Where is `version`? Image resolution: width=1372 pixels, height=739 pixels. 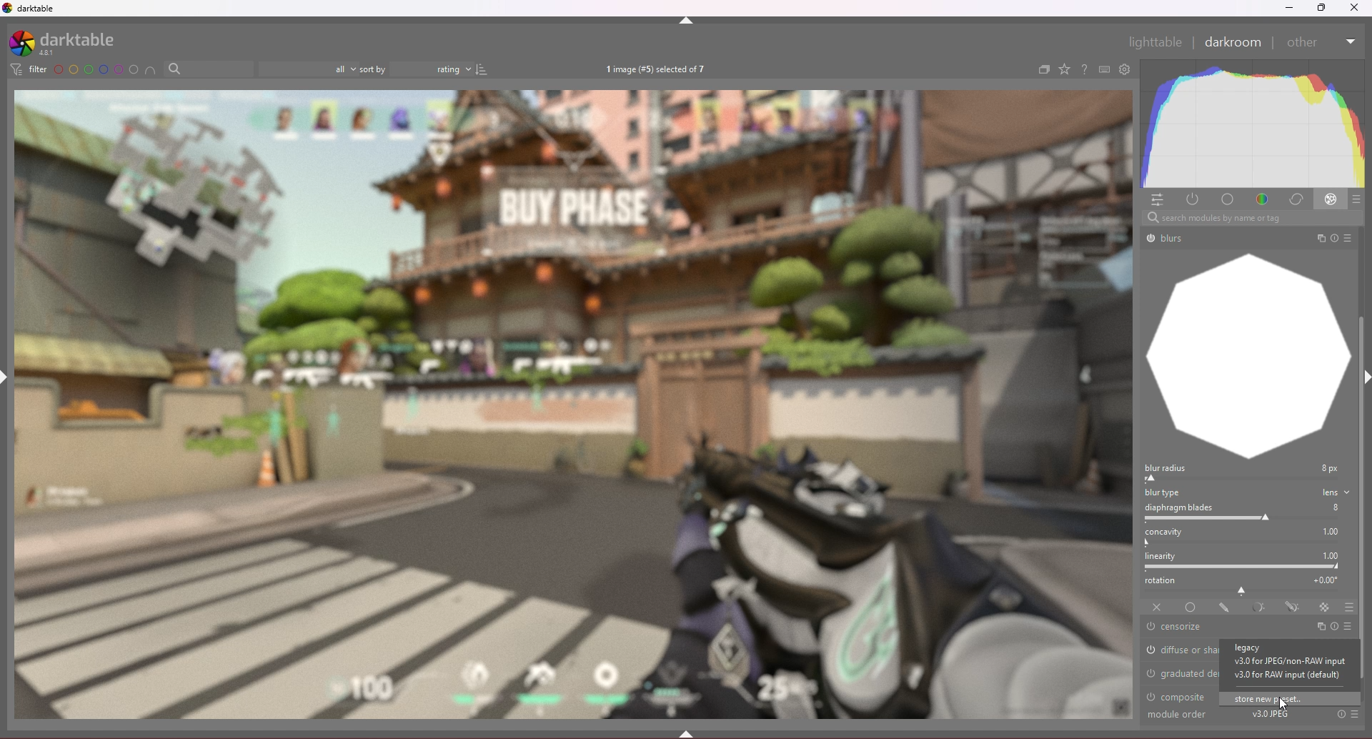 version is located at coordinates (1284, 675).